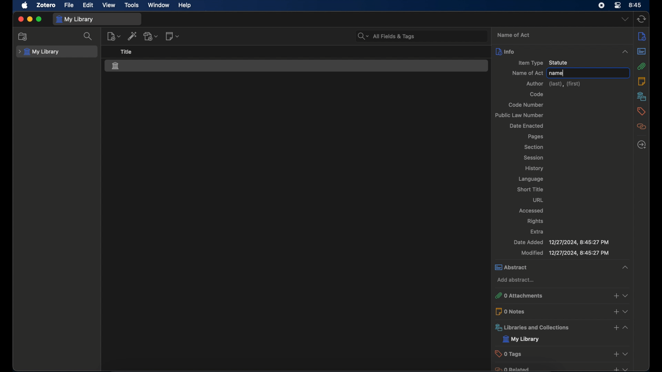 Image resolution: width=662 pixels, height=372 pixels. I want to click on abstract, so click(553, 267).